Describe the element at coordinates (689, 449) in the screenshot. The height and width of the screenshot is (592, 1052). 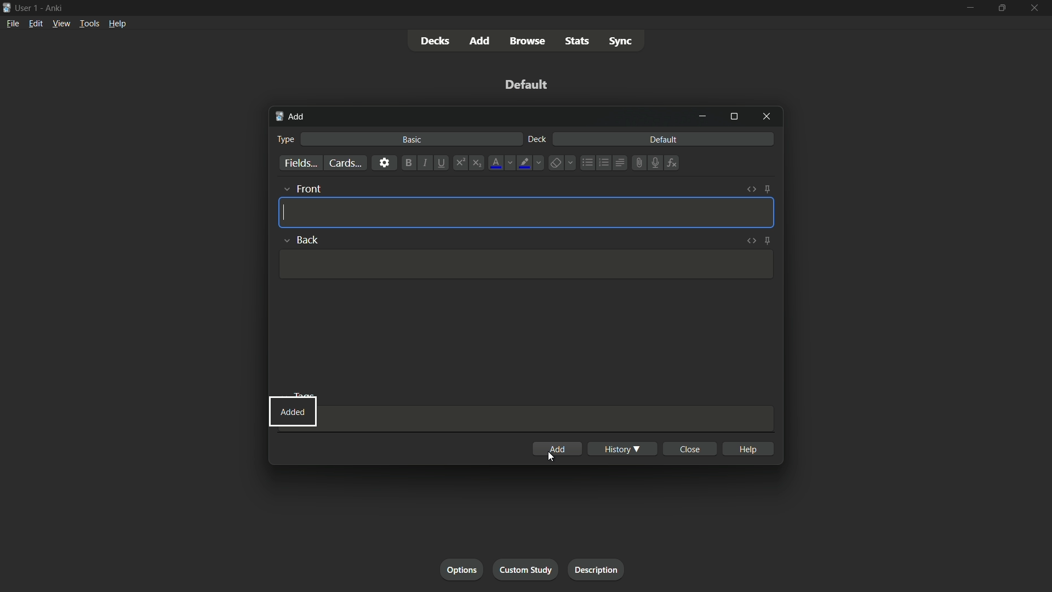
I see `close` at that location.